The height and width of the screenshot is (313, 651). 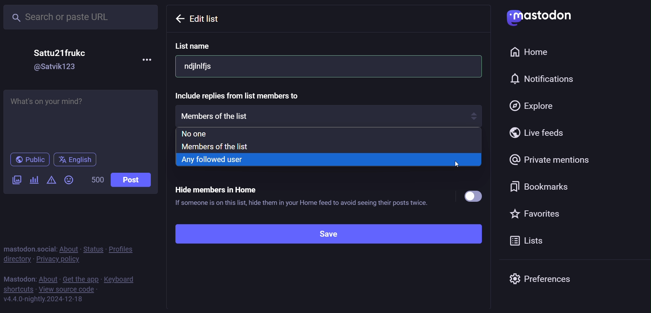 What do you see at coordinates (330, 67) in the screenshot?
I see `ndjinifjs |` at bounding box center [330, 67].